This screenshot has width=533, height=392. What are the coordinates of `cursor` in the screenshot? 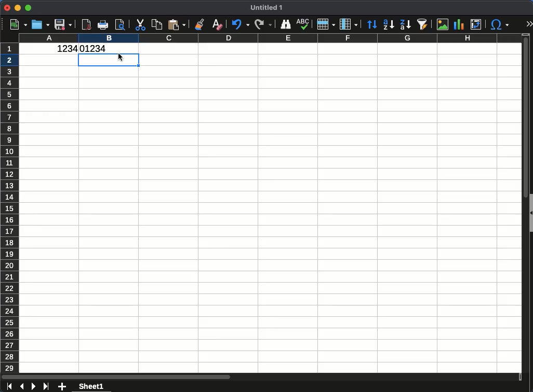 It's located at (122, 62).